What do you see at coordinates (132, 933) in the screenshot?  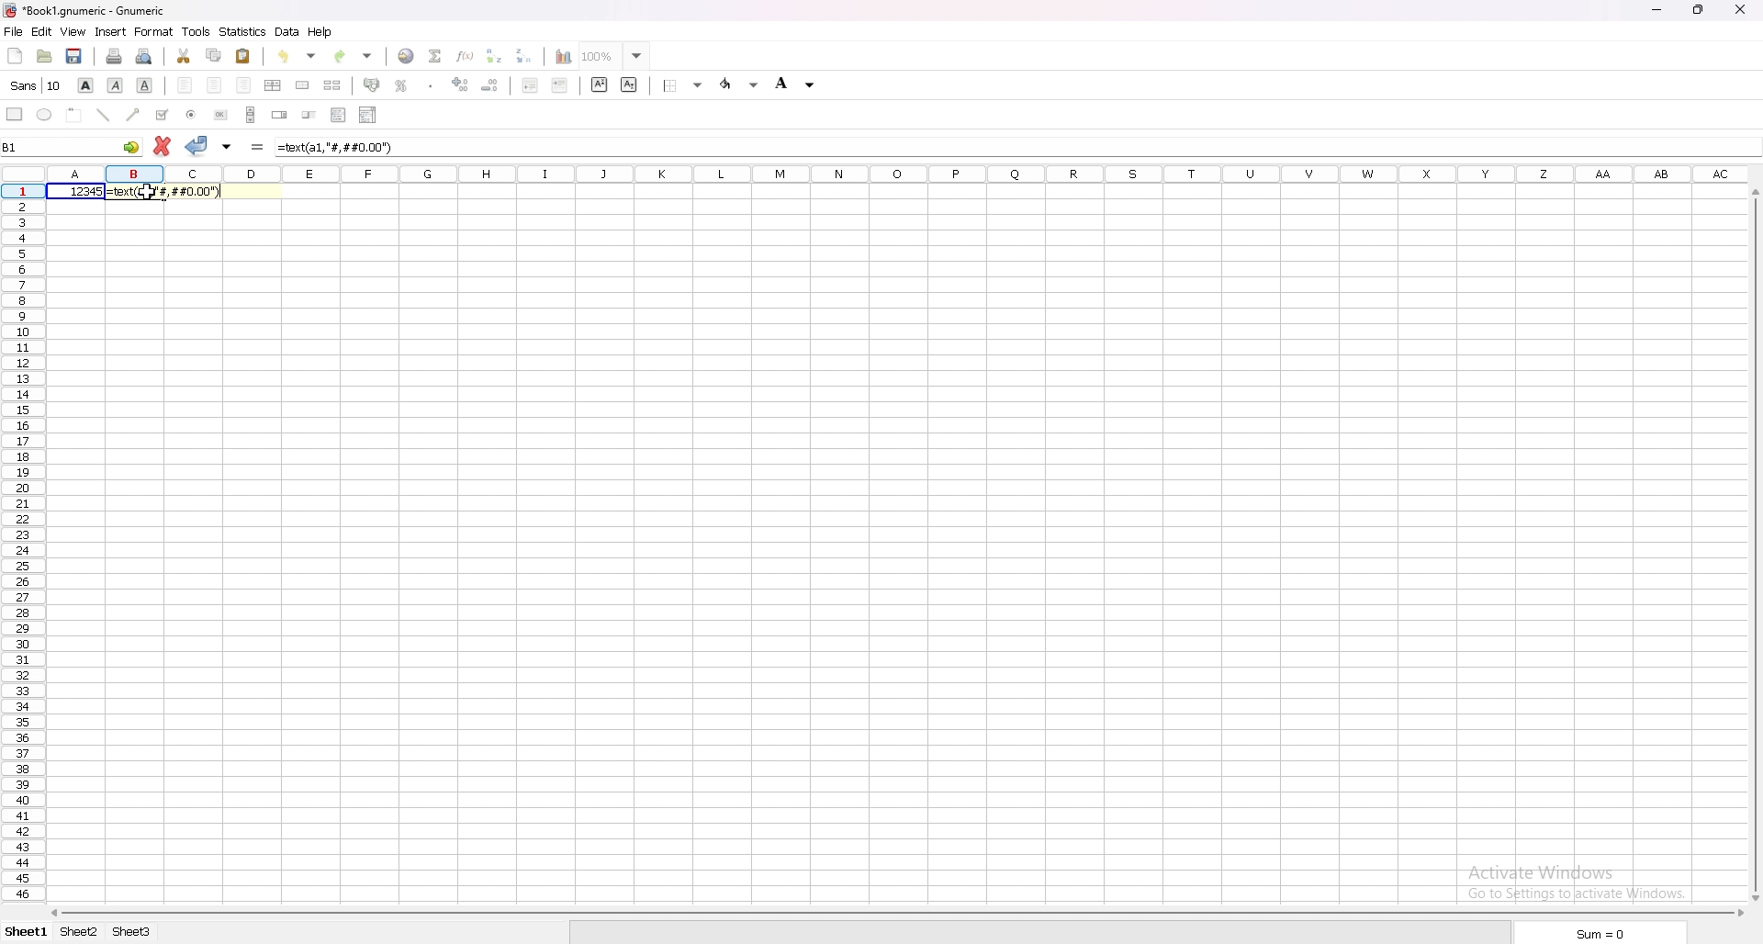 I see `sheet3` at bounding box center [132, 933].